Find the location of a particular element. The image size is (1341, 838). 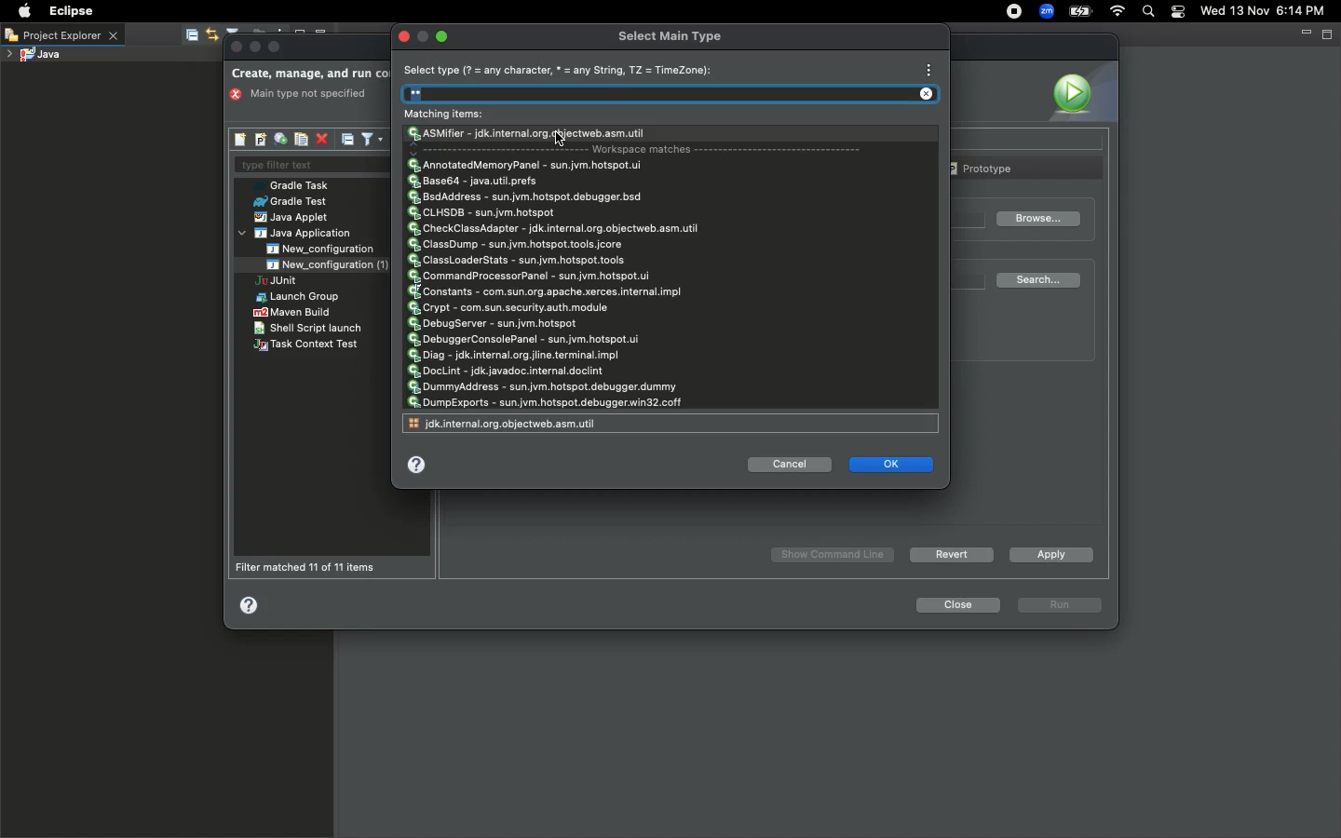

Ok is located at coordinates (892, 464).